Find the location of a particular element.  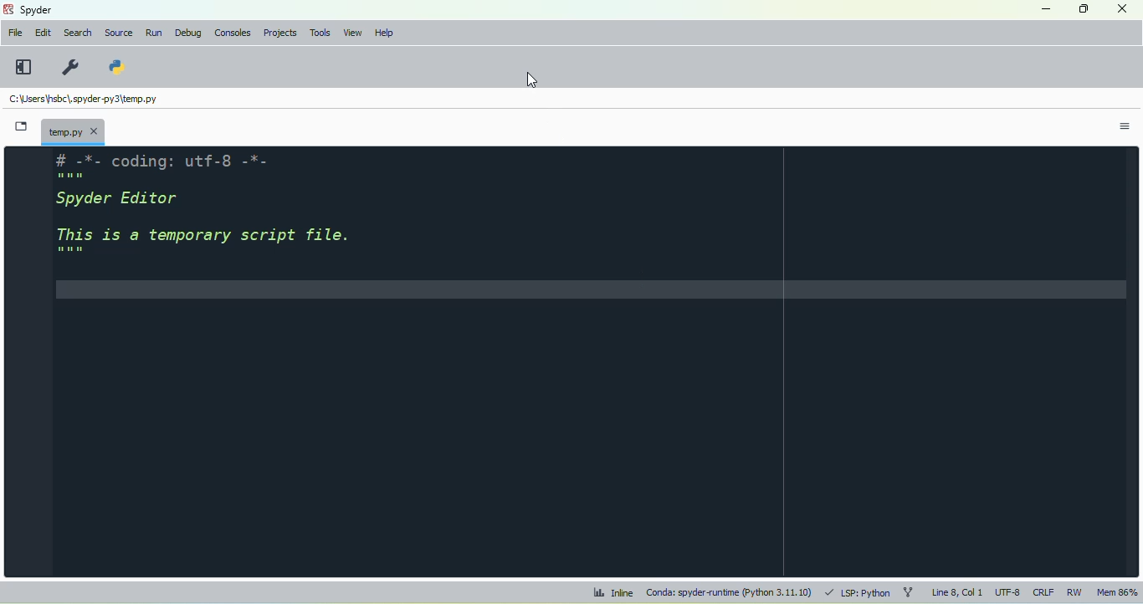

run is located at coordinates (154, 33).